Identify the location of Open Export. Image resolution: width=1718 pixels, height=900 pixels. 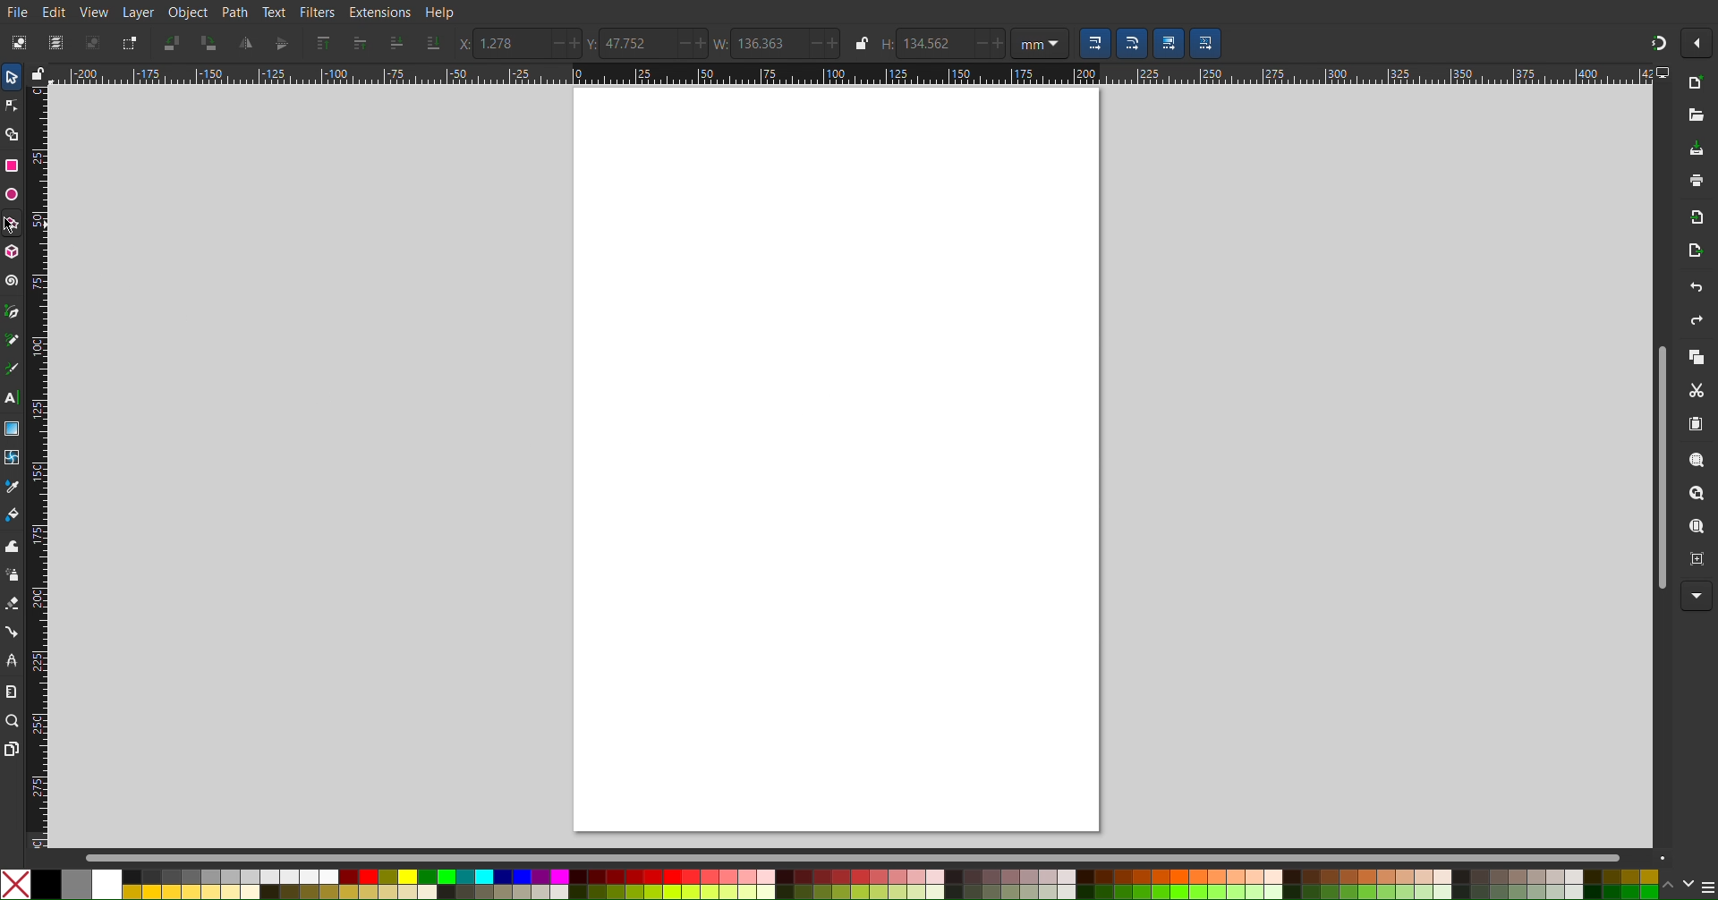
(1697, 252).